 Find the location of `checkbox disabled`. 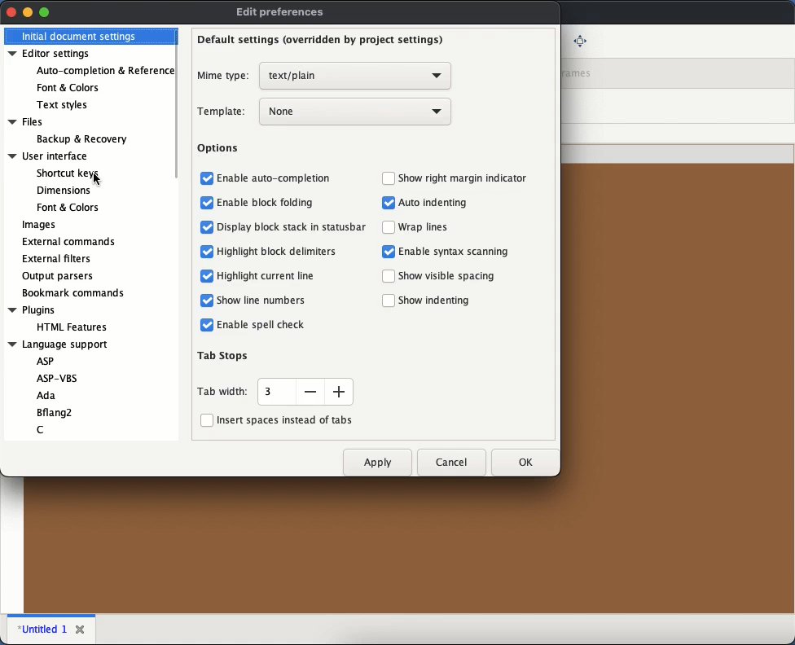

checkbox disabled is located at coordinates (389, 276).